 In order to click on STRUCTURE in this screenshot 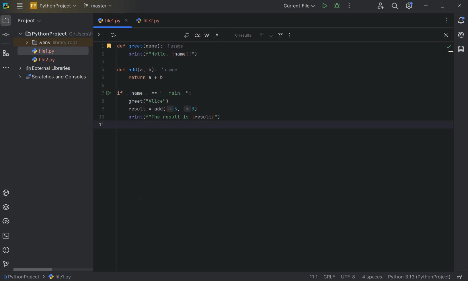, I will do `click(6, 54)`.